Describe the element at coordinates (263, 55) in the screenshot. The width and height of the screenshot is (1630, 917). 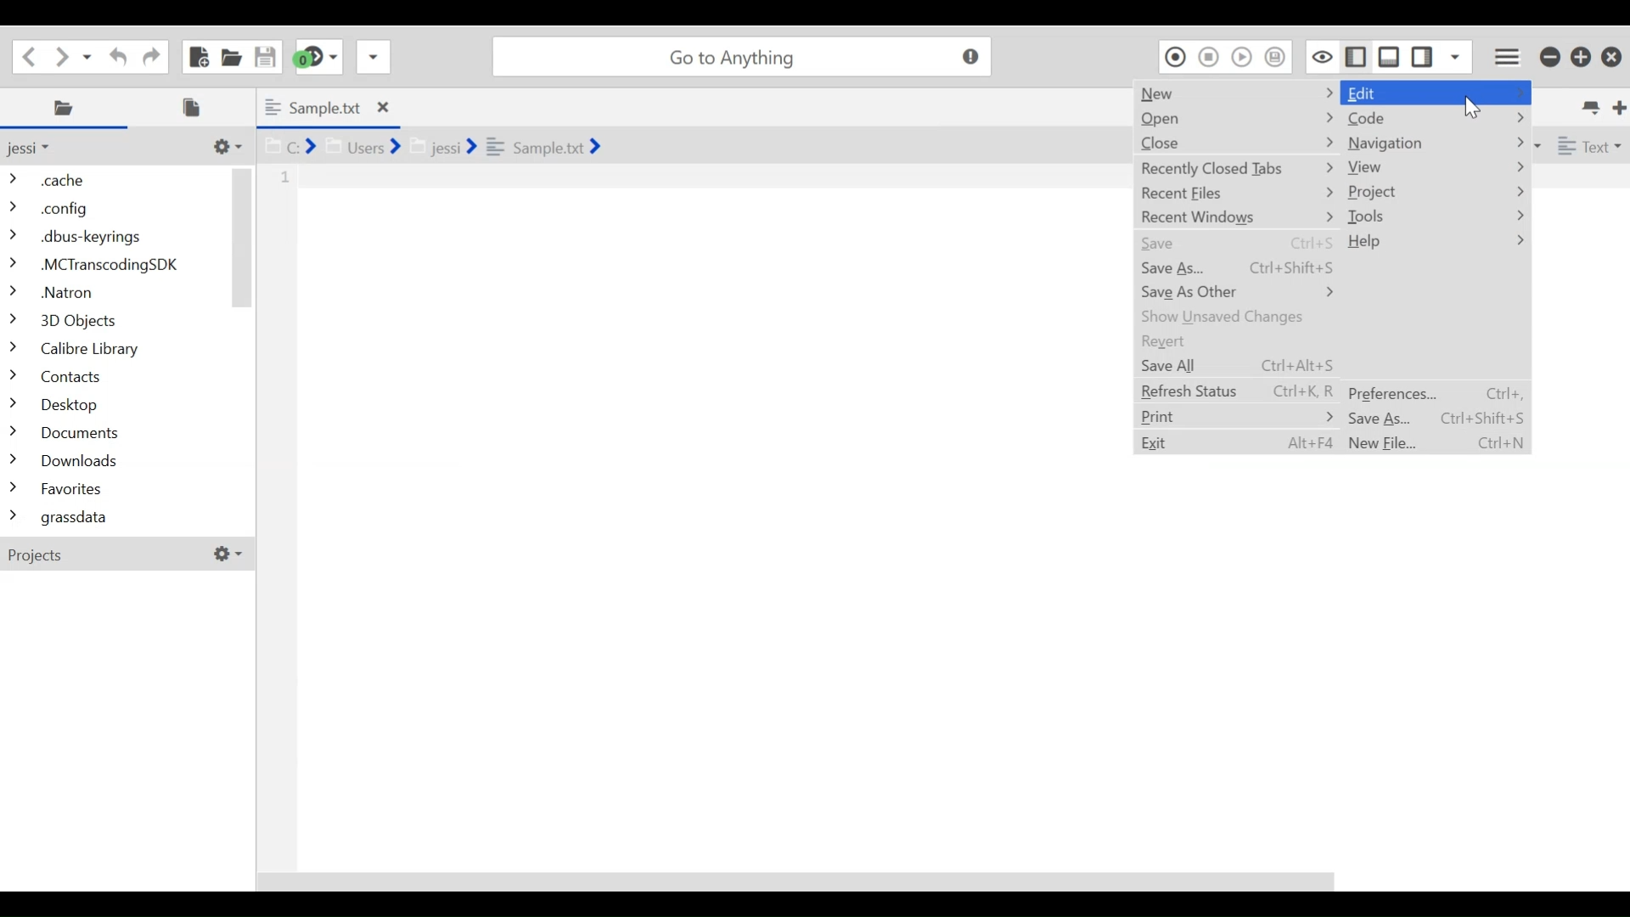
I see `Save file` at that location.